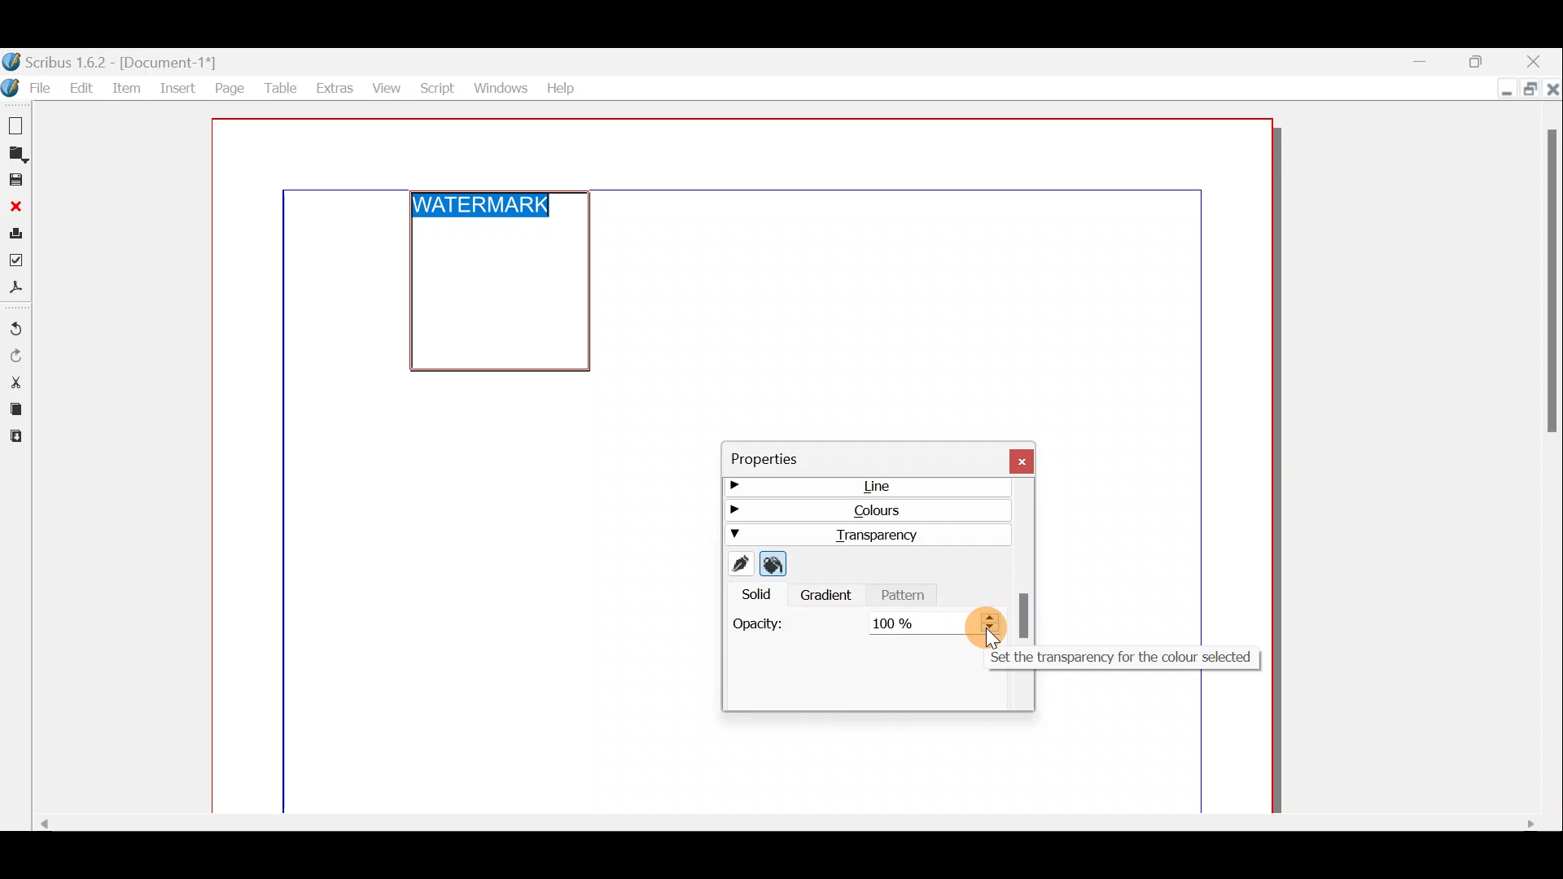 This screenshot has height=879, width=1563. I want to click on Maximise, so click(1478, 59).